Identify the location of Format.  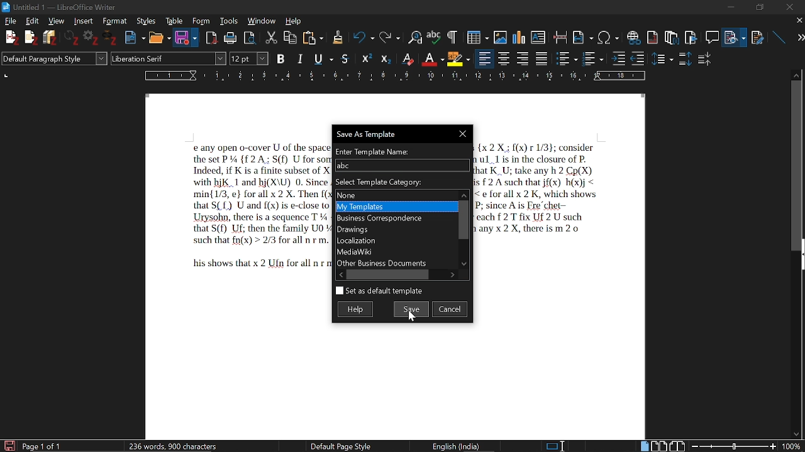
(113, 21).